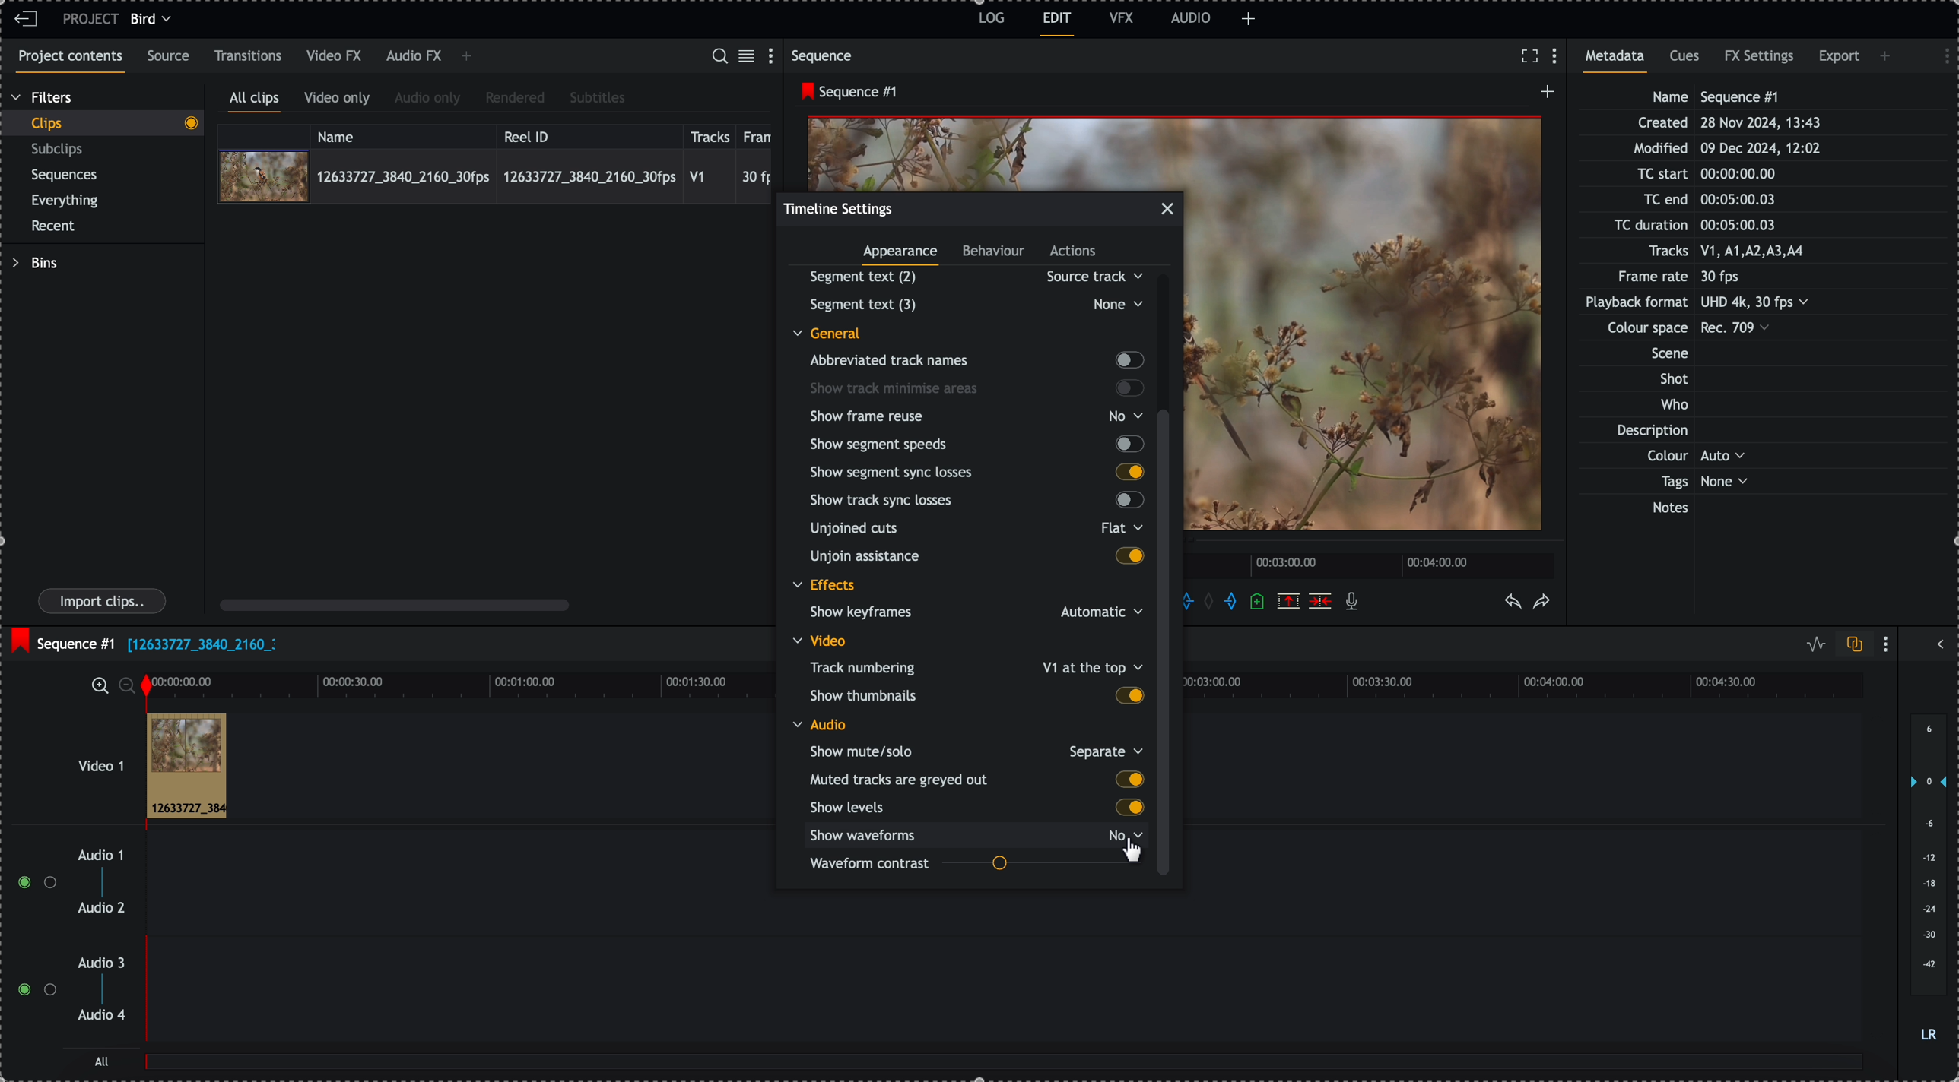 This screenshot has height=1082, width=1959. Describe the element at coordinates (1370, 333) in the screenshot. I see `picture` at that location.